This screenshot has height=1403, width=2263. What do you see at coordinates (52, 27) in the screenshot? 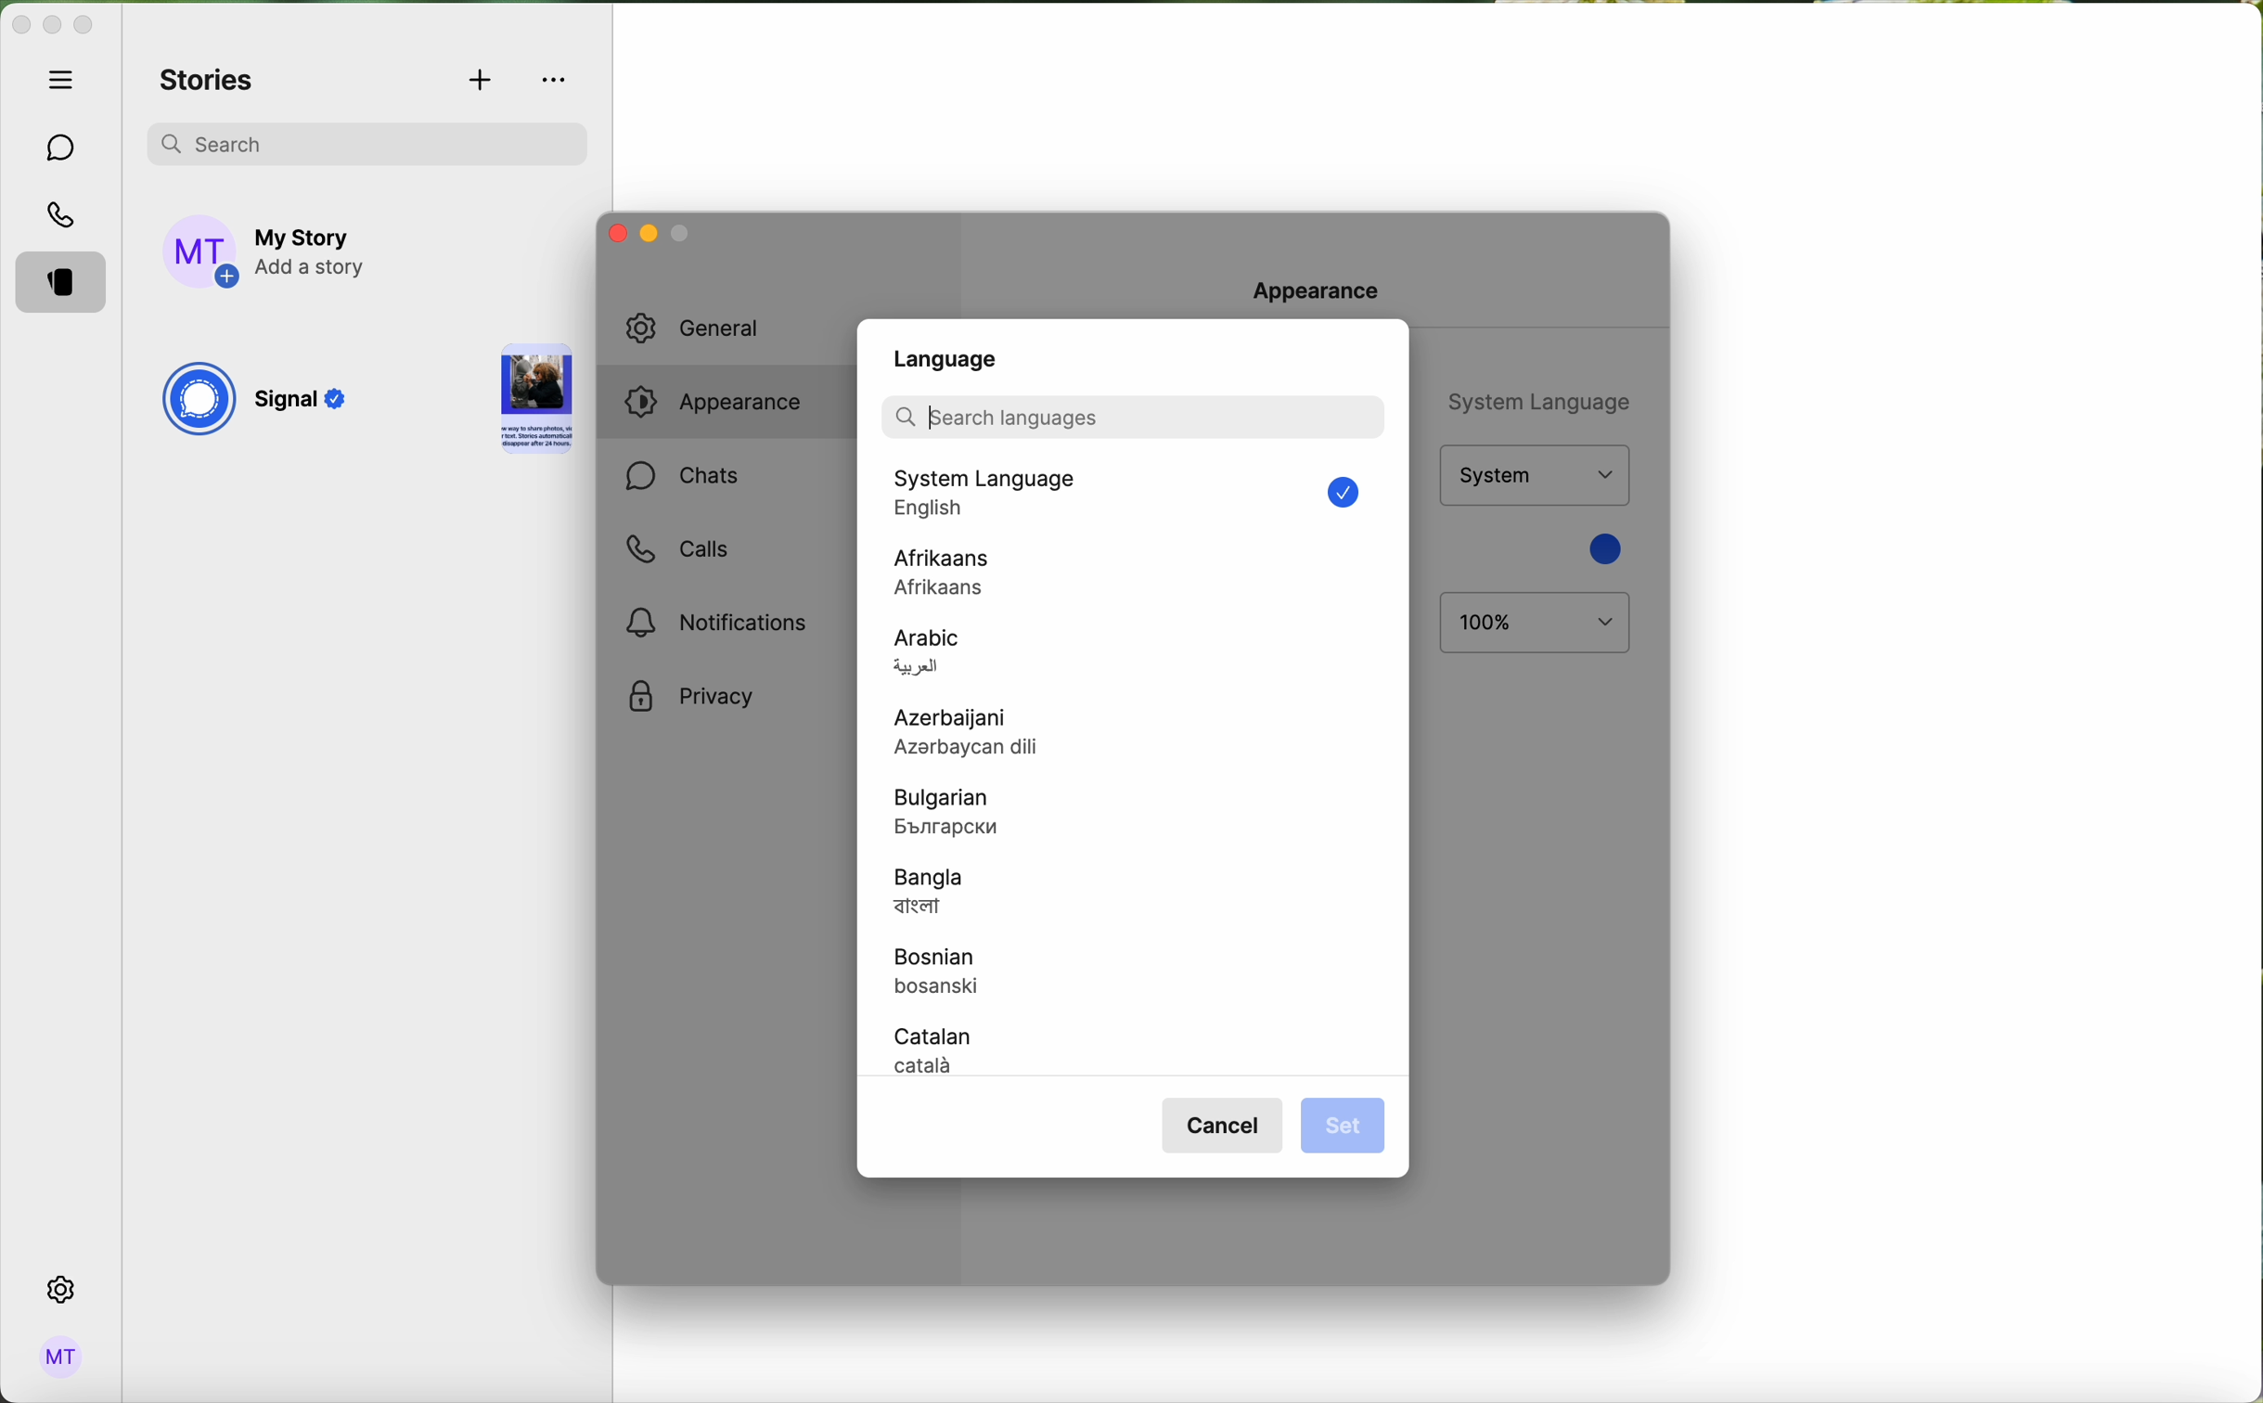
I see `minimize` at bounding box center [52, 27].